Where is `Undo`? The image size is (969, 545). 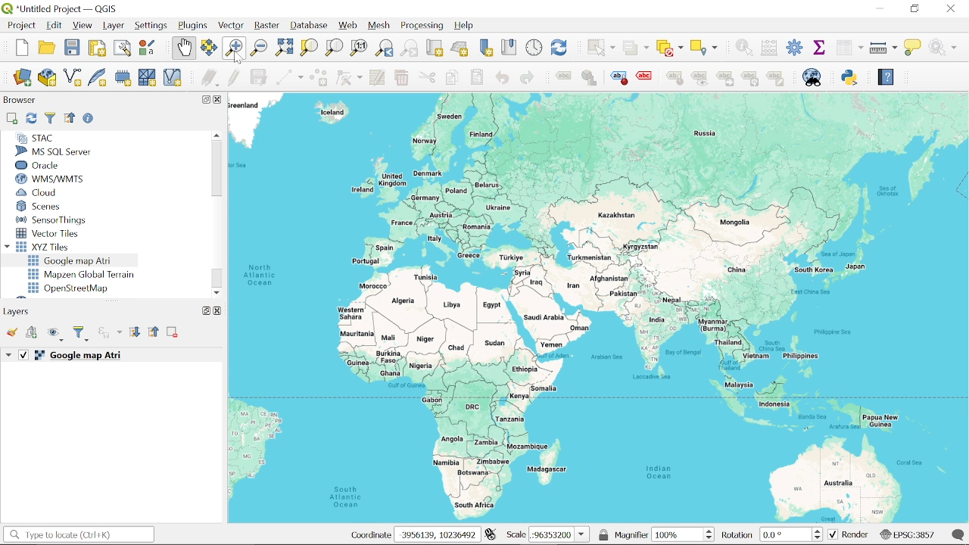
Undo is located at coordinates (502, 78).